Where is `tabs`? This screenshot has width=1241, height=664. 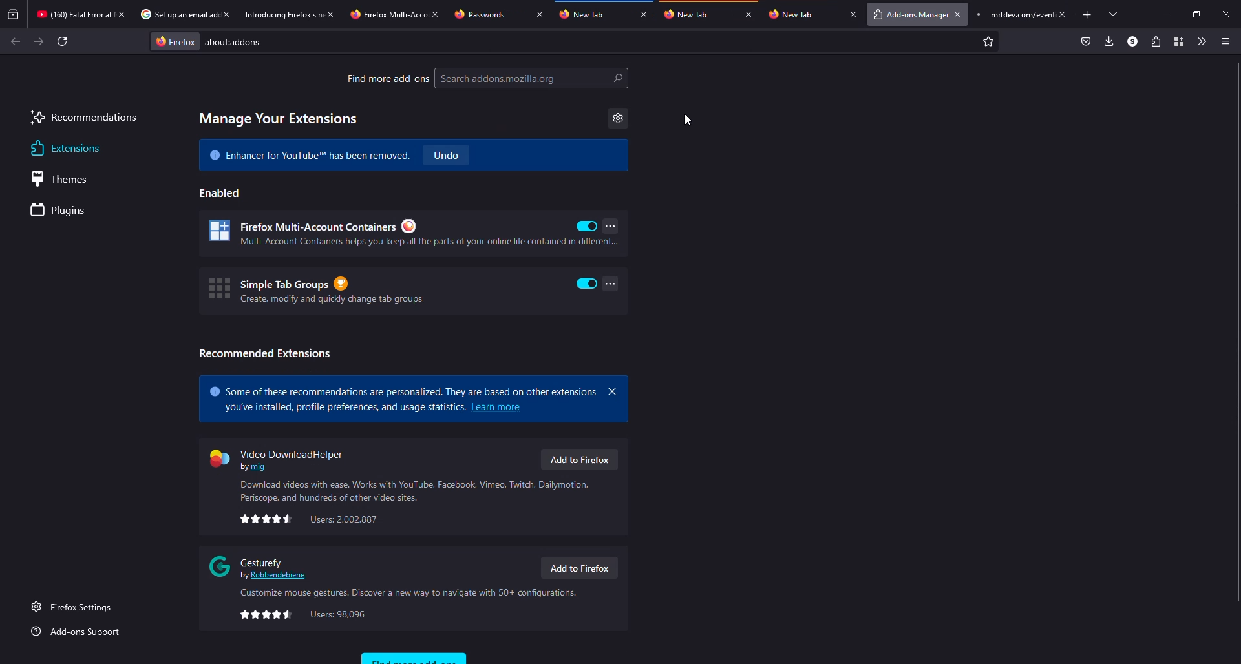 tabs is located at coordinates (1114, 14).